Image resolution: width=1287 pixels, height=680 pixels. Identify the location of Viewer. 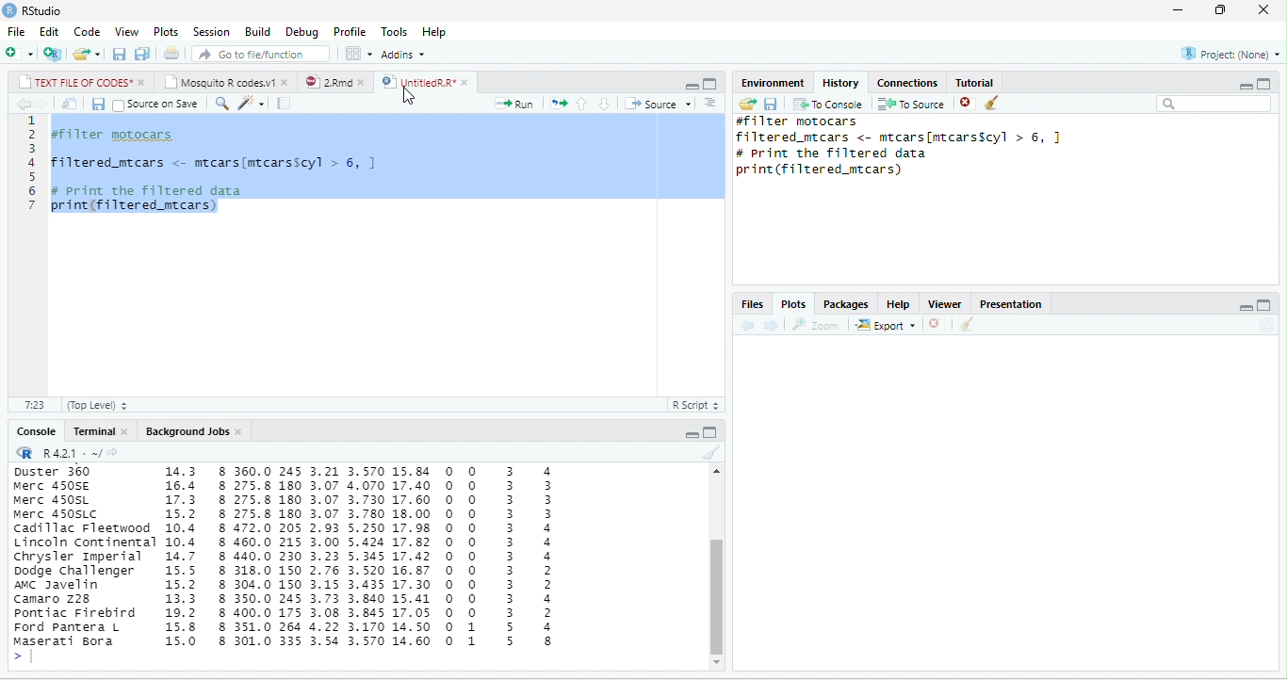
(944, 304).